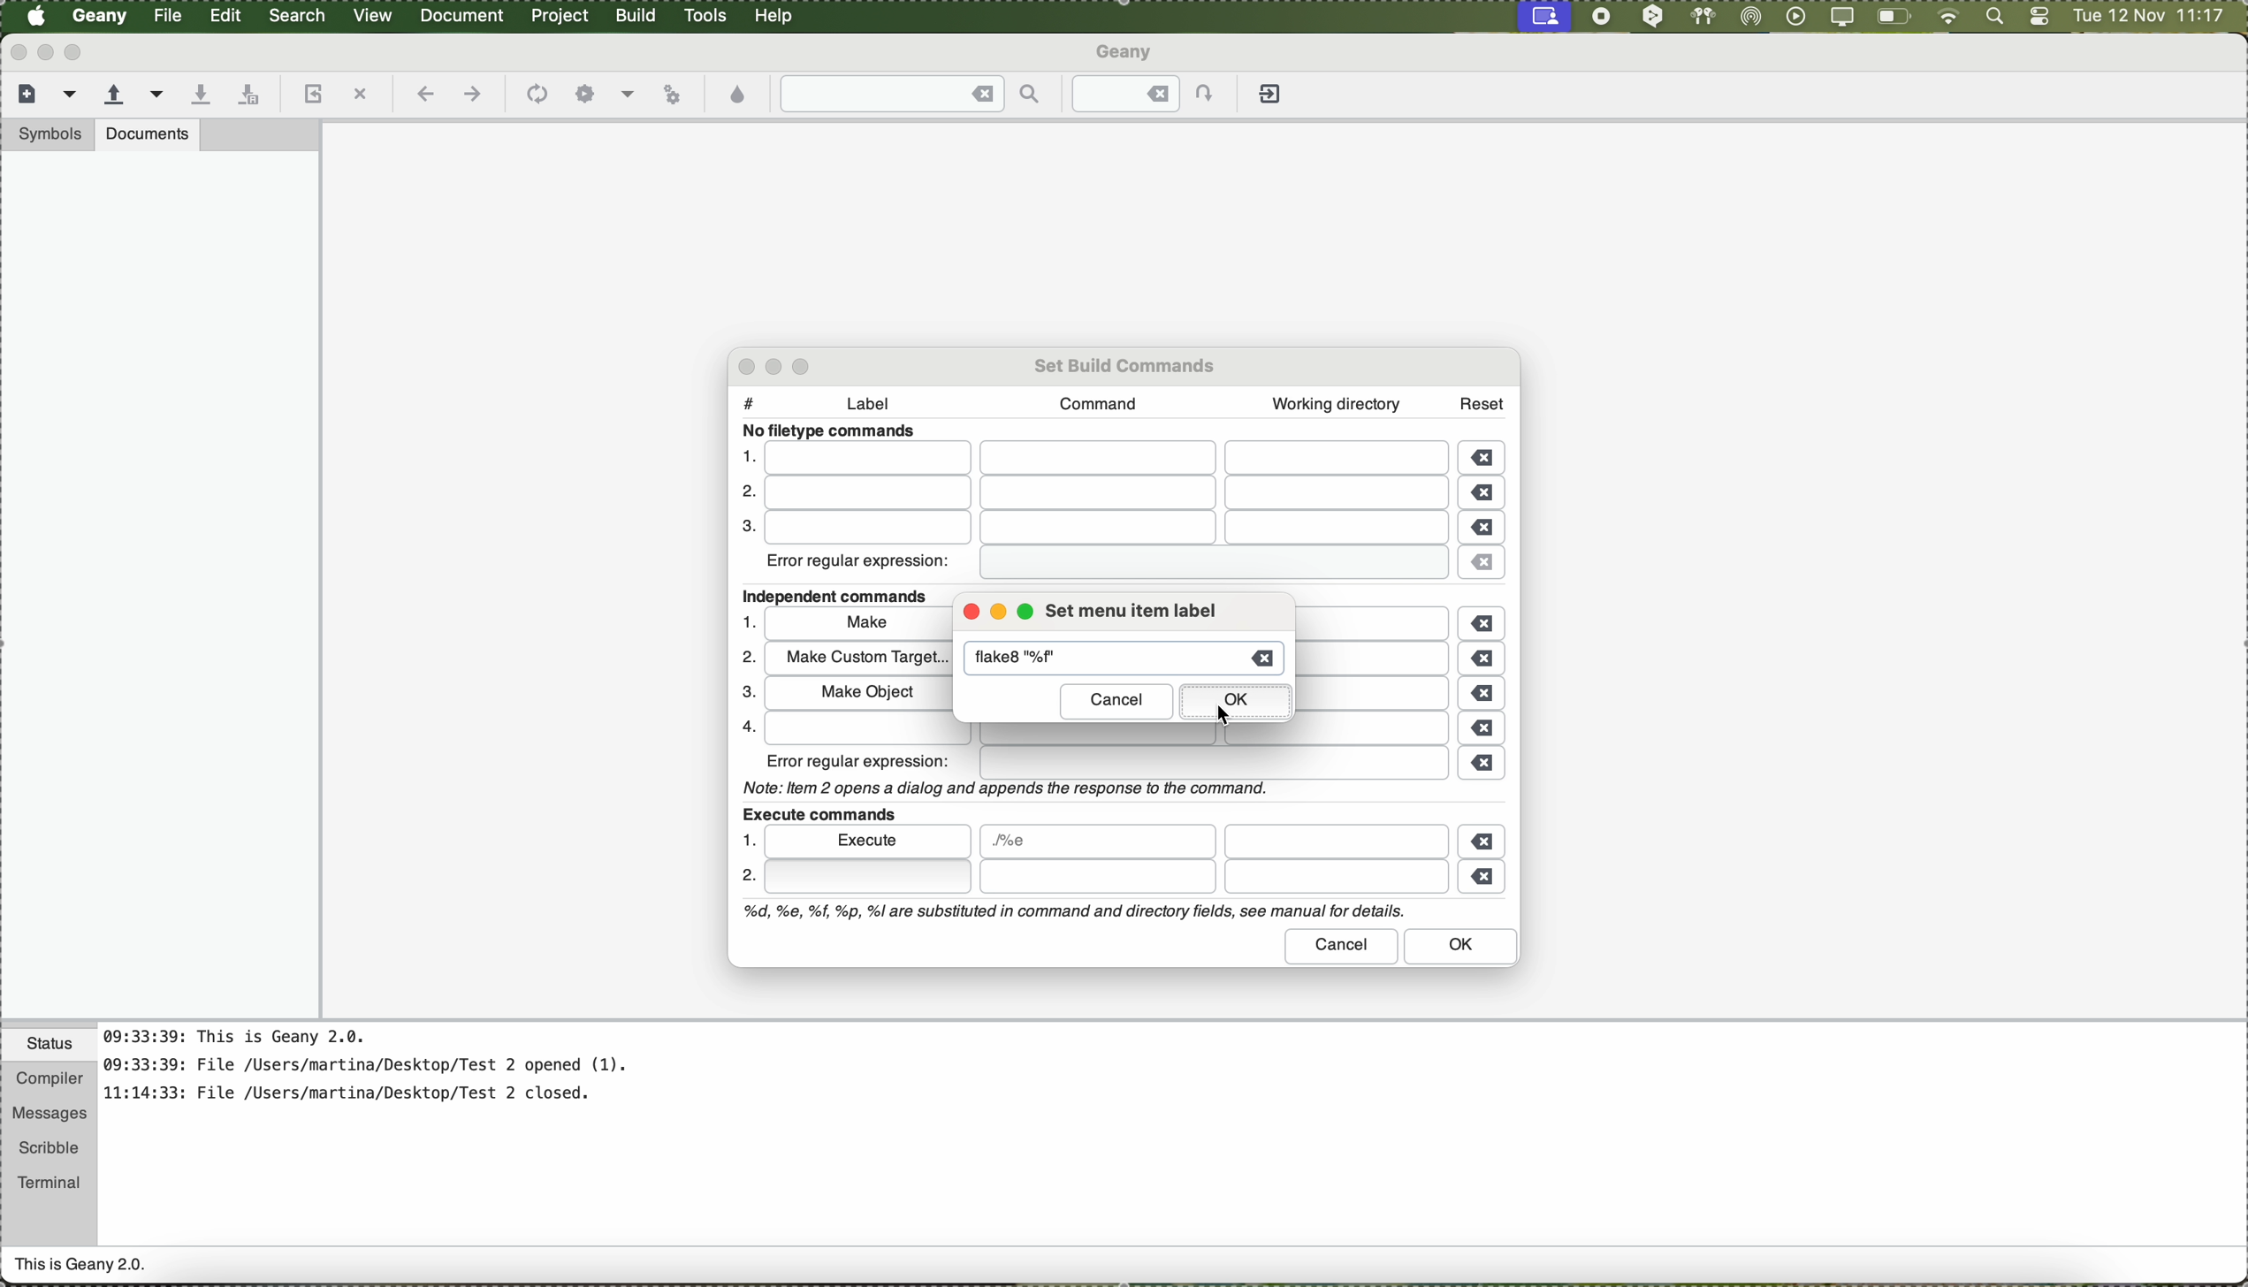 The image size is (2248, 1287). I want to click on close the current file, so click(360, 95).